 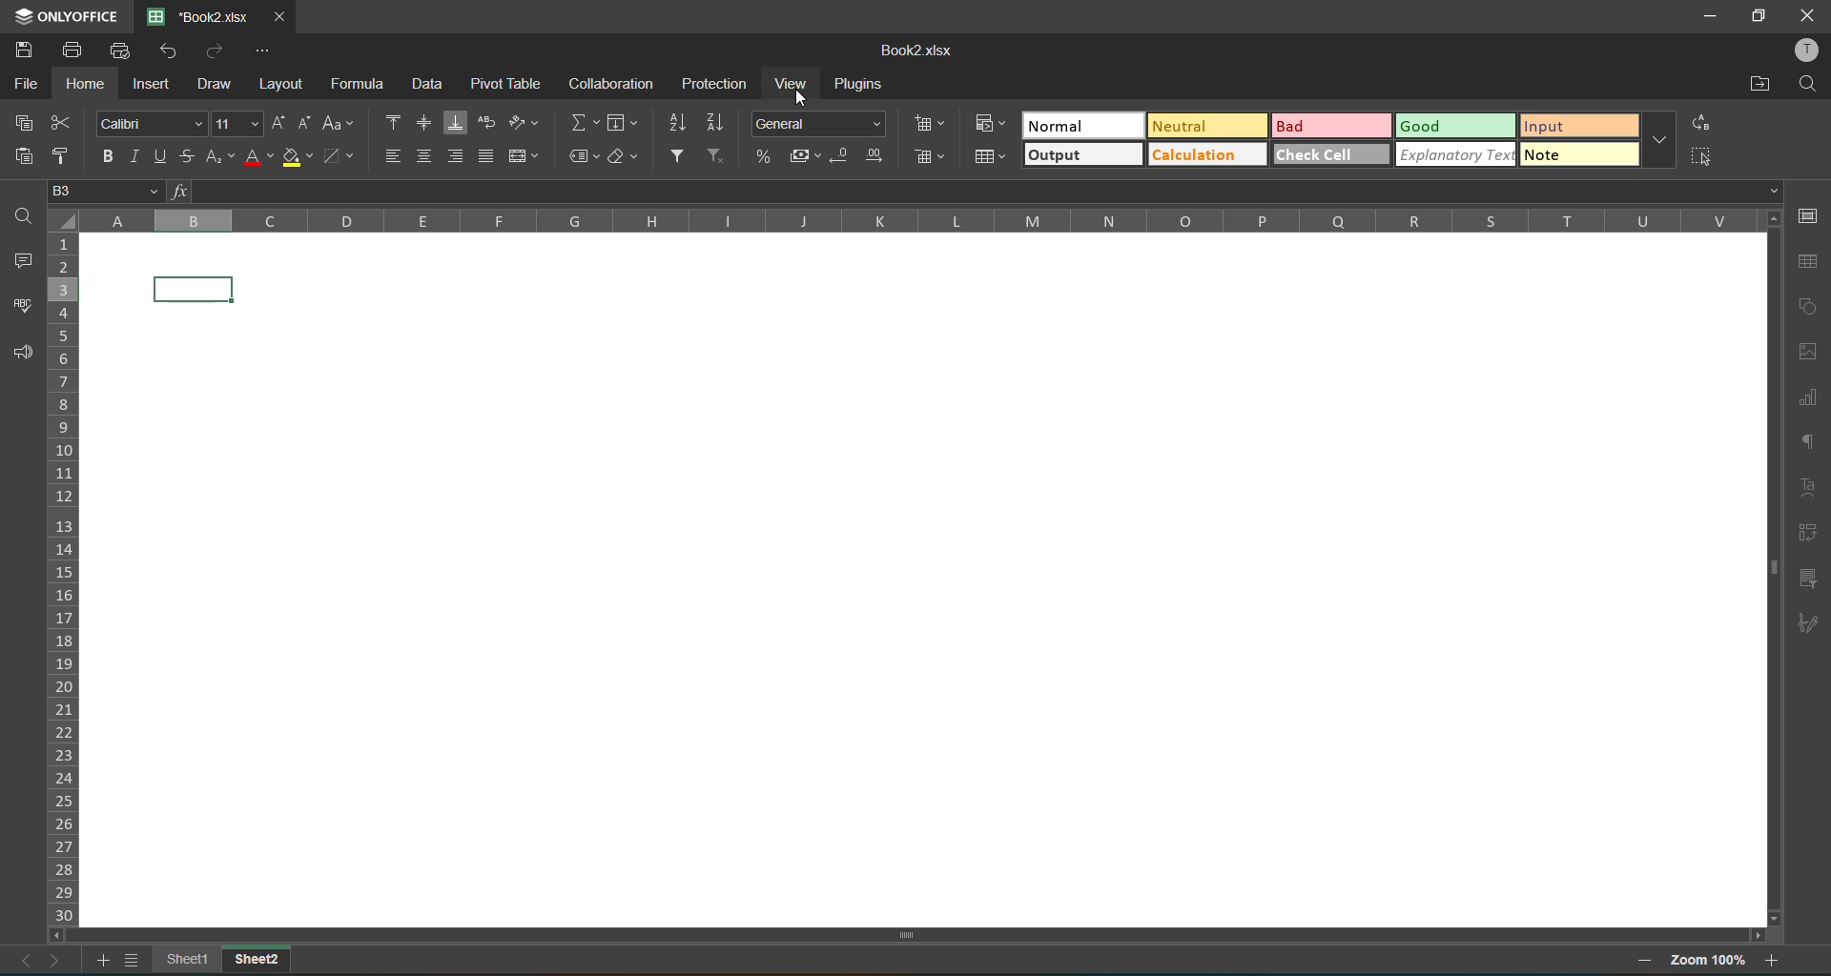 I want to click on text, so click(x=1804, y=487).